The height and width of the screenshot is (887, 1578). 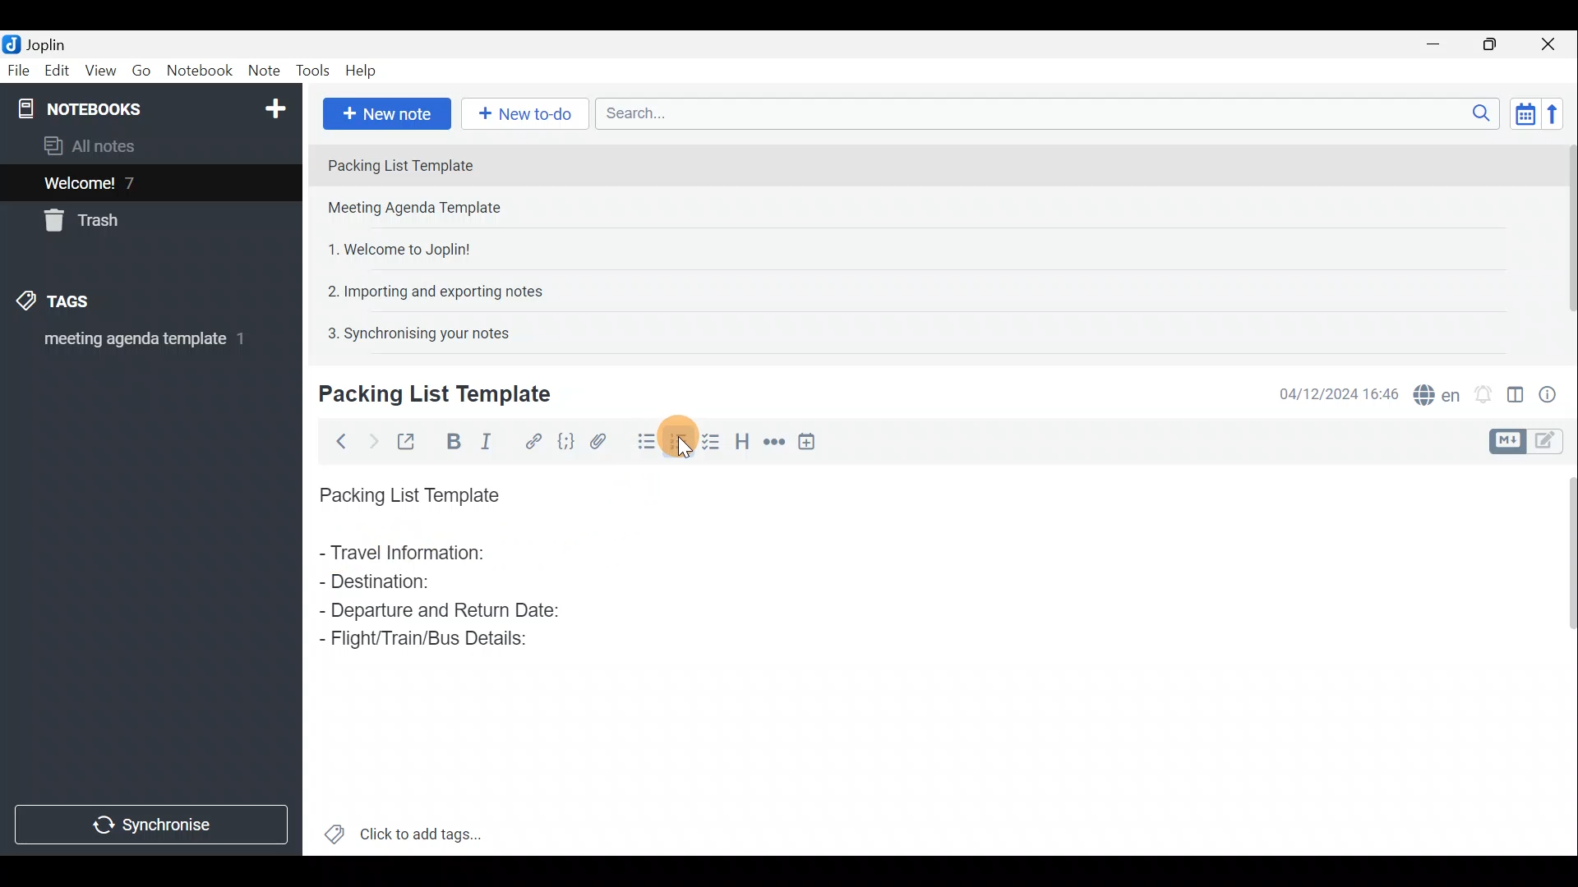 What do you see at coordinates (199, 73) in the screenshot?
I see `Notebook` at bounding box center [199, 73].